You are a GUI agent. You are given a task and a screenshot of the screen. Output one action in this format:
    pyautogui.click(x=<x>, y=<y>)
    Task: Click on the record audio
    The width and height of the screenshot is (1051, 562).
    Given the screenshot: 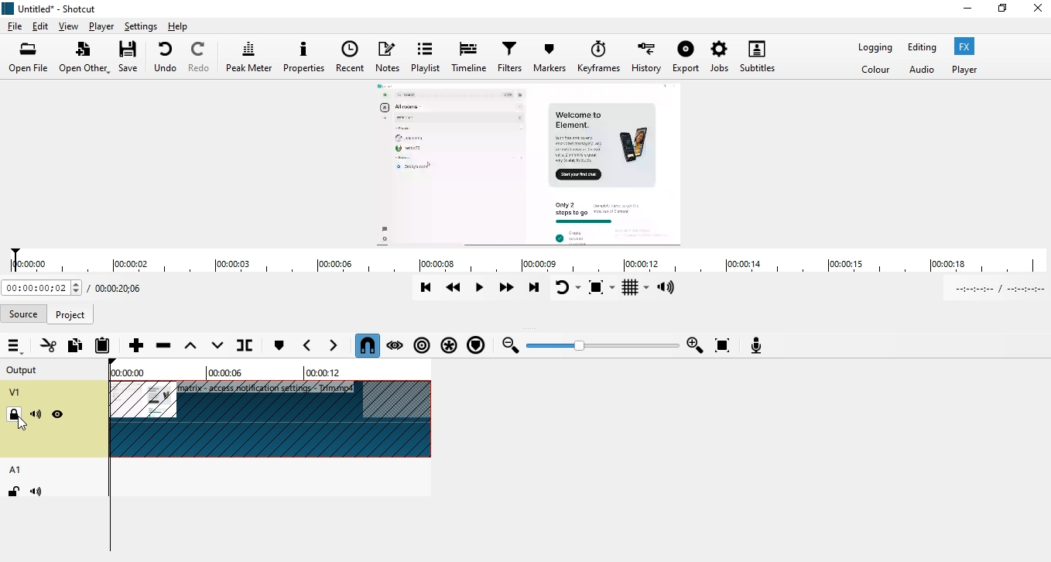 What is the action you would take?
    pyautogui.click(x=757, y=344)
    